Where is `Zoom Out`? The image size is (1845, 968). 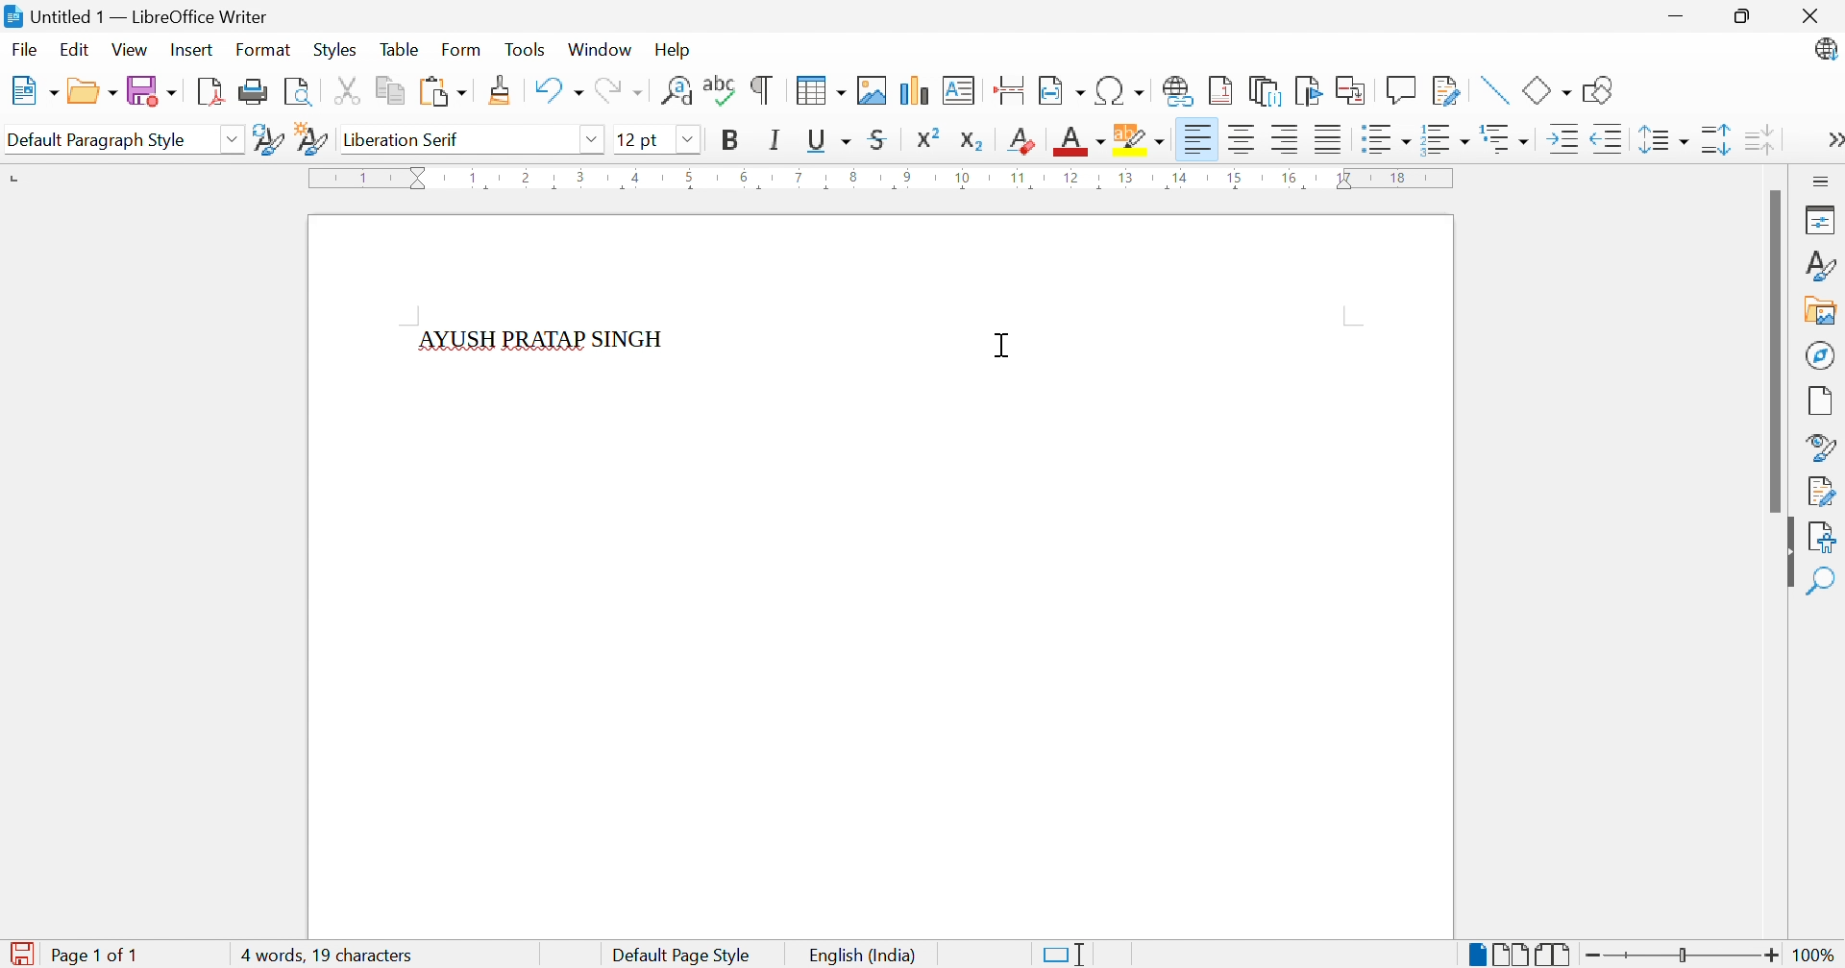
Zoom Out is located at coordinates (1594, 954).